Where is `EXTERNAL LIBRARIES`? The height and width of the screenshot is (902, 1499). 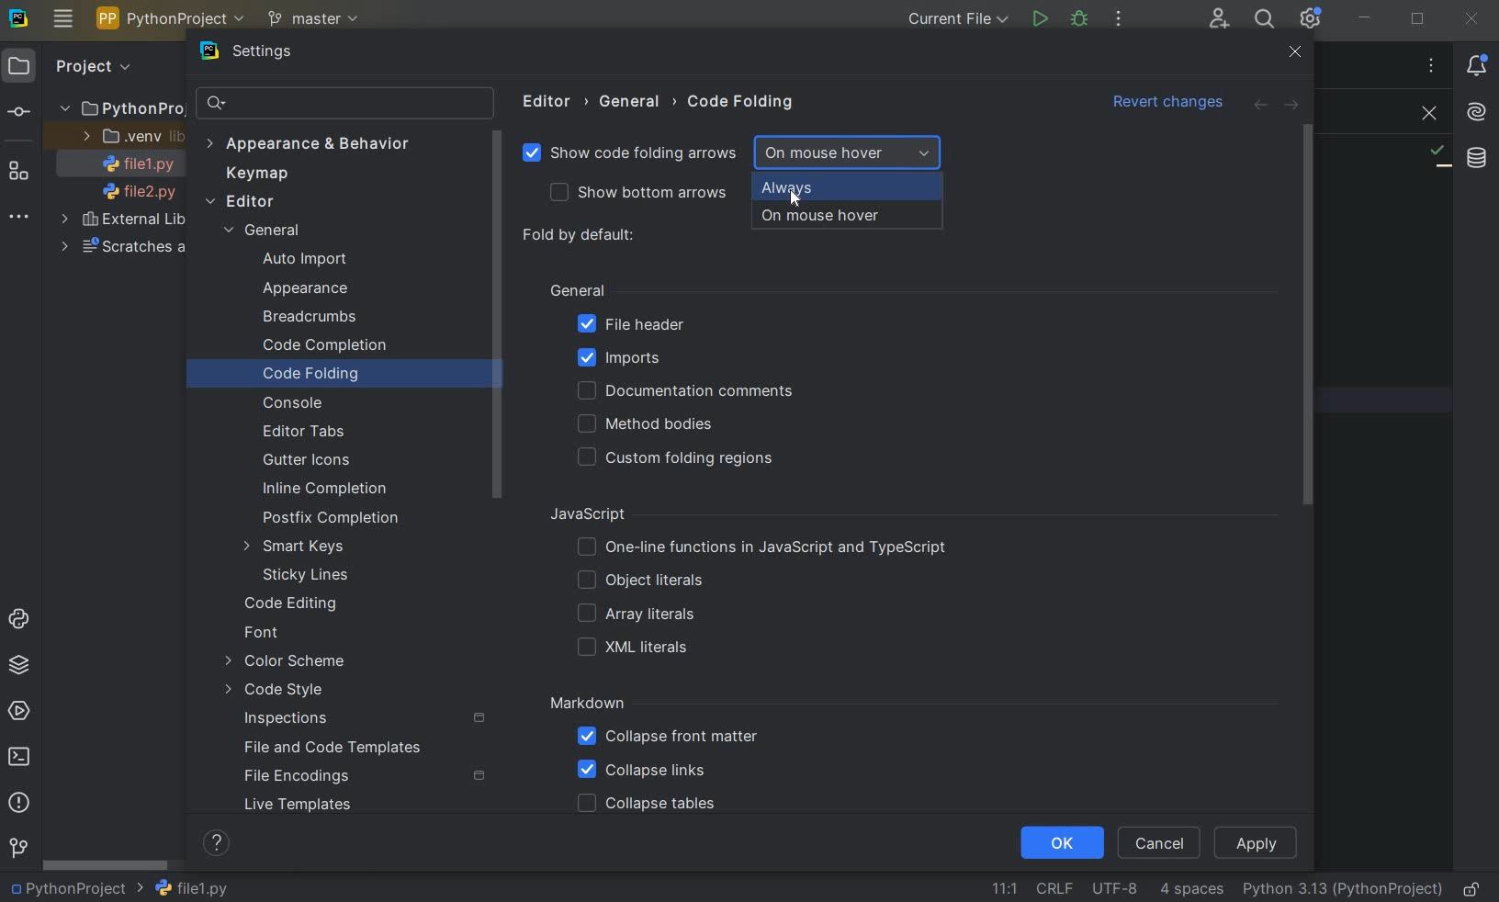
EXTERNAL LIBRARIES is located at coordinates (125, 221).